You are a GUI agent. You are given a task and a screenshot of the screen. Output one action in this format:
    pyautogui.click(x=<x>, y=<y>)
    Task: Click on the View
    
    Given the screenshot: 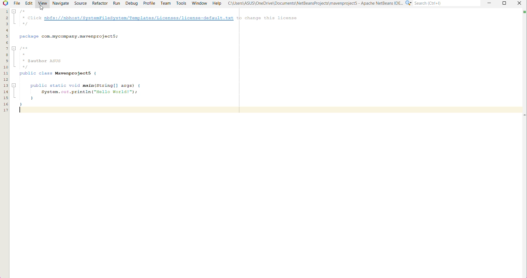 What is the action you would take?
    pyautogui.click(x=43, y=4)
    